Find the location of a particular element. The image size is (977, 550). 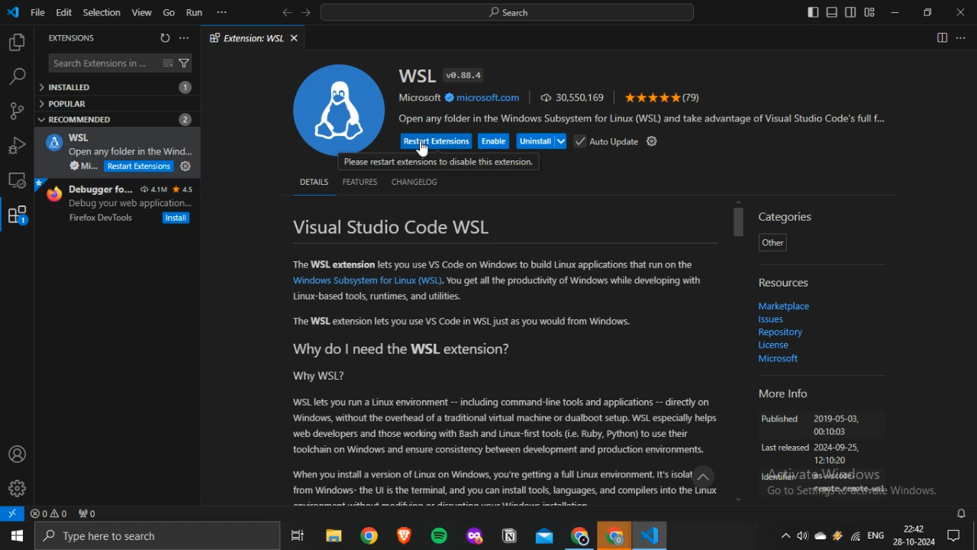

RECOMMENDED is located at coordinates (116, 119).